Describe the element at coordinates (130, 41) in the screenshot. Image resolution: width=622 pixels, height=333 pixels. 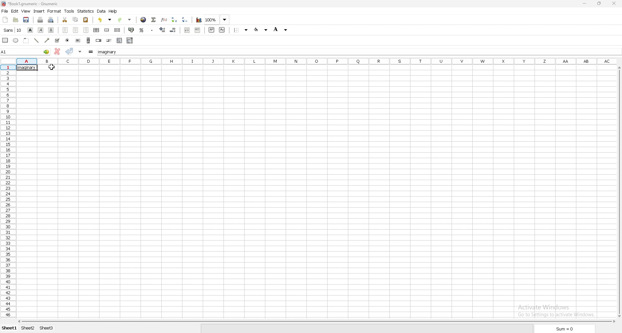
I see `combo box` at that location.